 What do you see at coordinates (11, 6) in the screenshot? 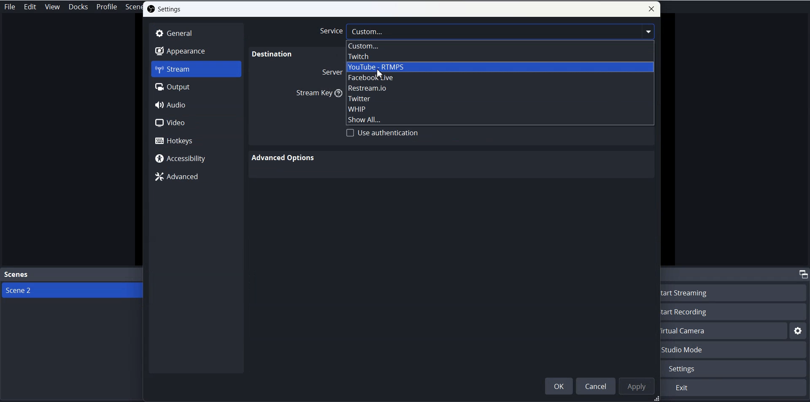
I see `File` at bounding box center [11, 6].